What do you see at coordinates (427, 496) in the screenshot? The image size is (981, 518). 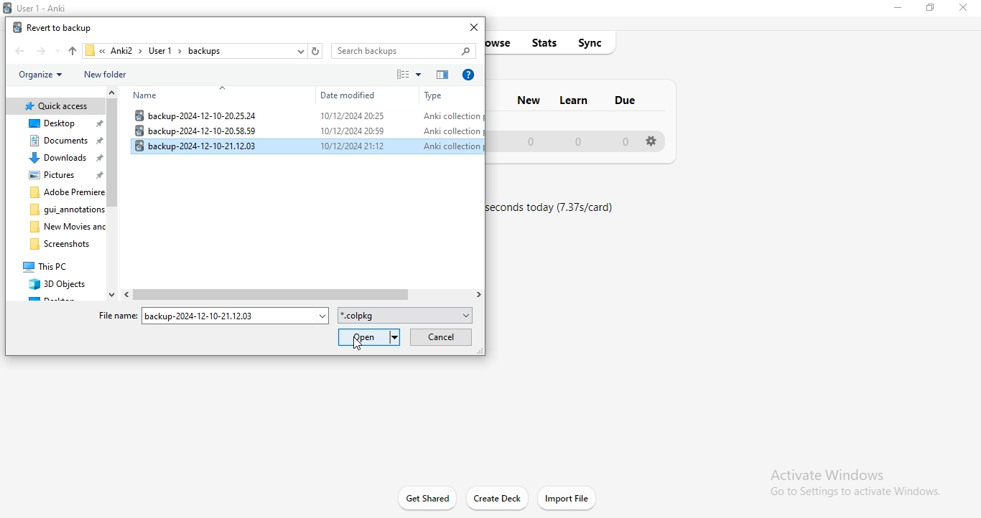 I see `get started` at bounding box center [427, 496].